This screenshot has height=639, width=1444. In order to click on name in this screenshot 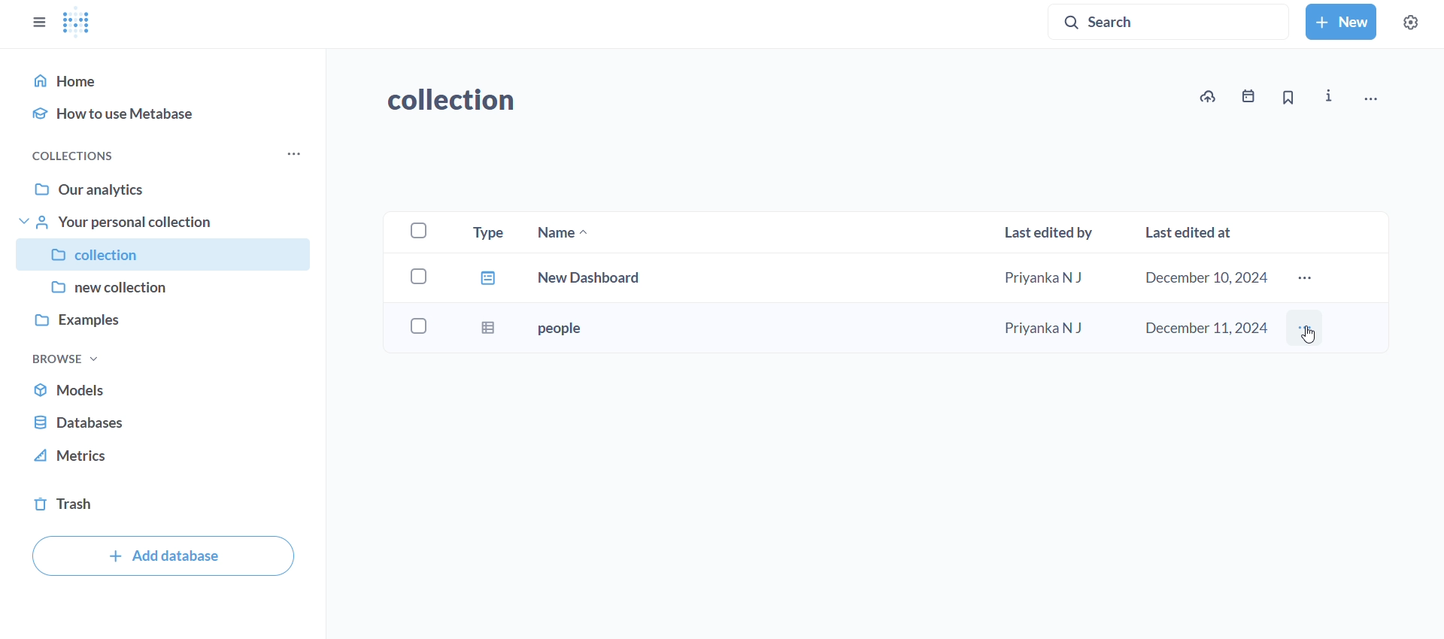, I will do `click(557, 233)`.